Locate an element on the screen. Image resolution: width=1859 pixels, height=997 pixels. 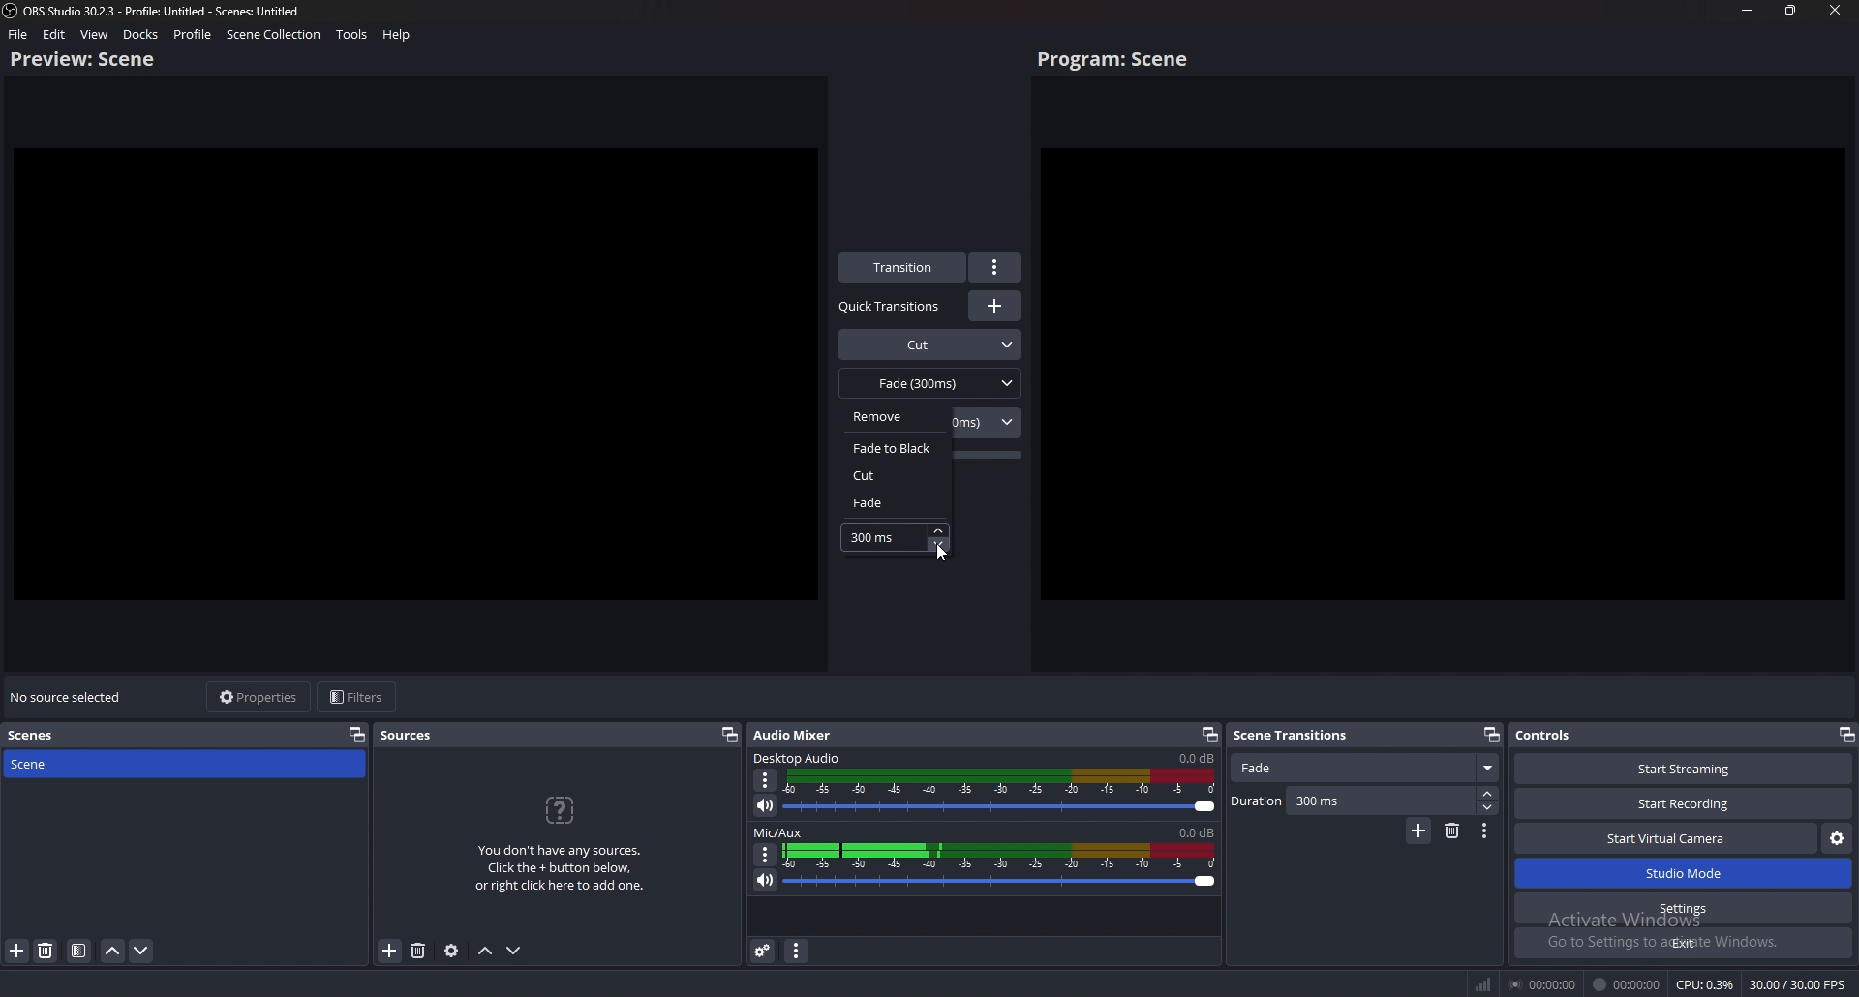
cut is located at coordinates (895, 475).